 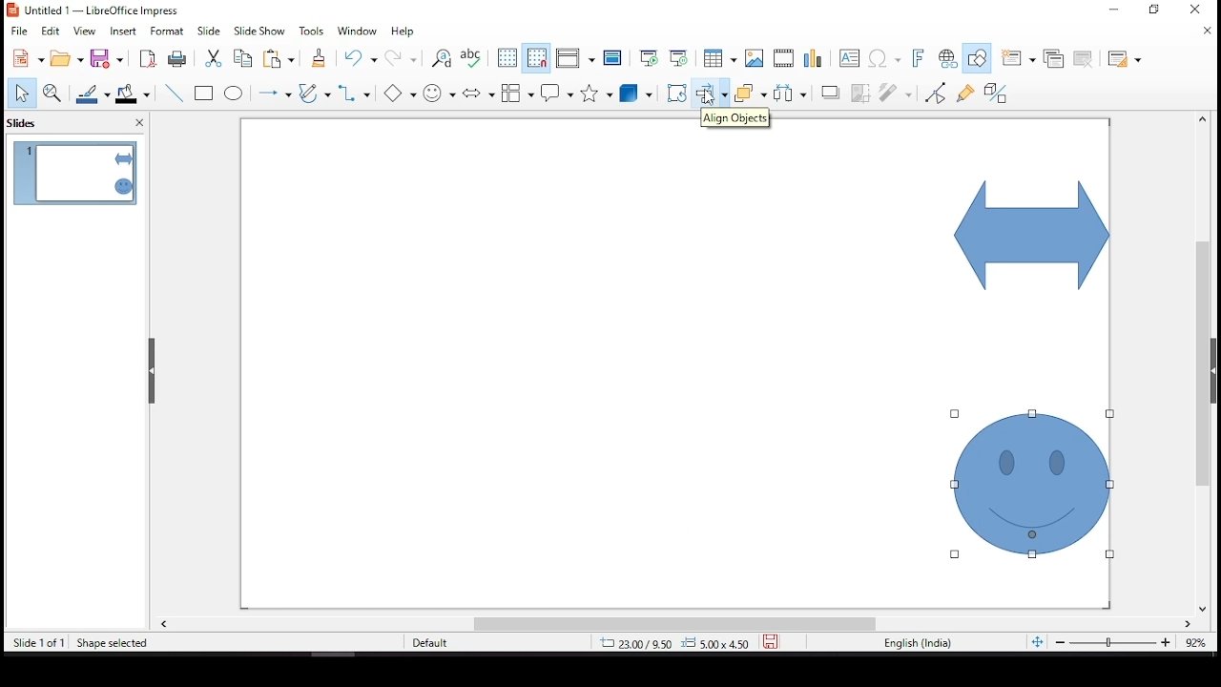 What do you see at coordinates (362, 59) in the screenshot?
I see `undo` at bounding box center [362, 59].